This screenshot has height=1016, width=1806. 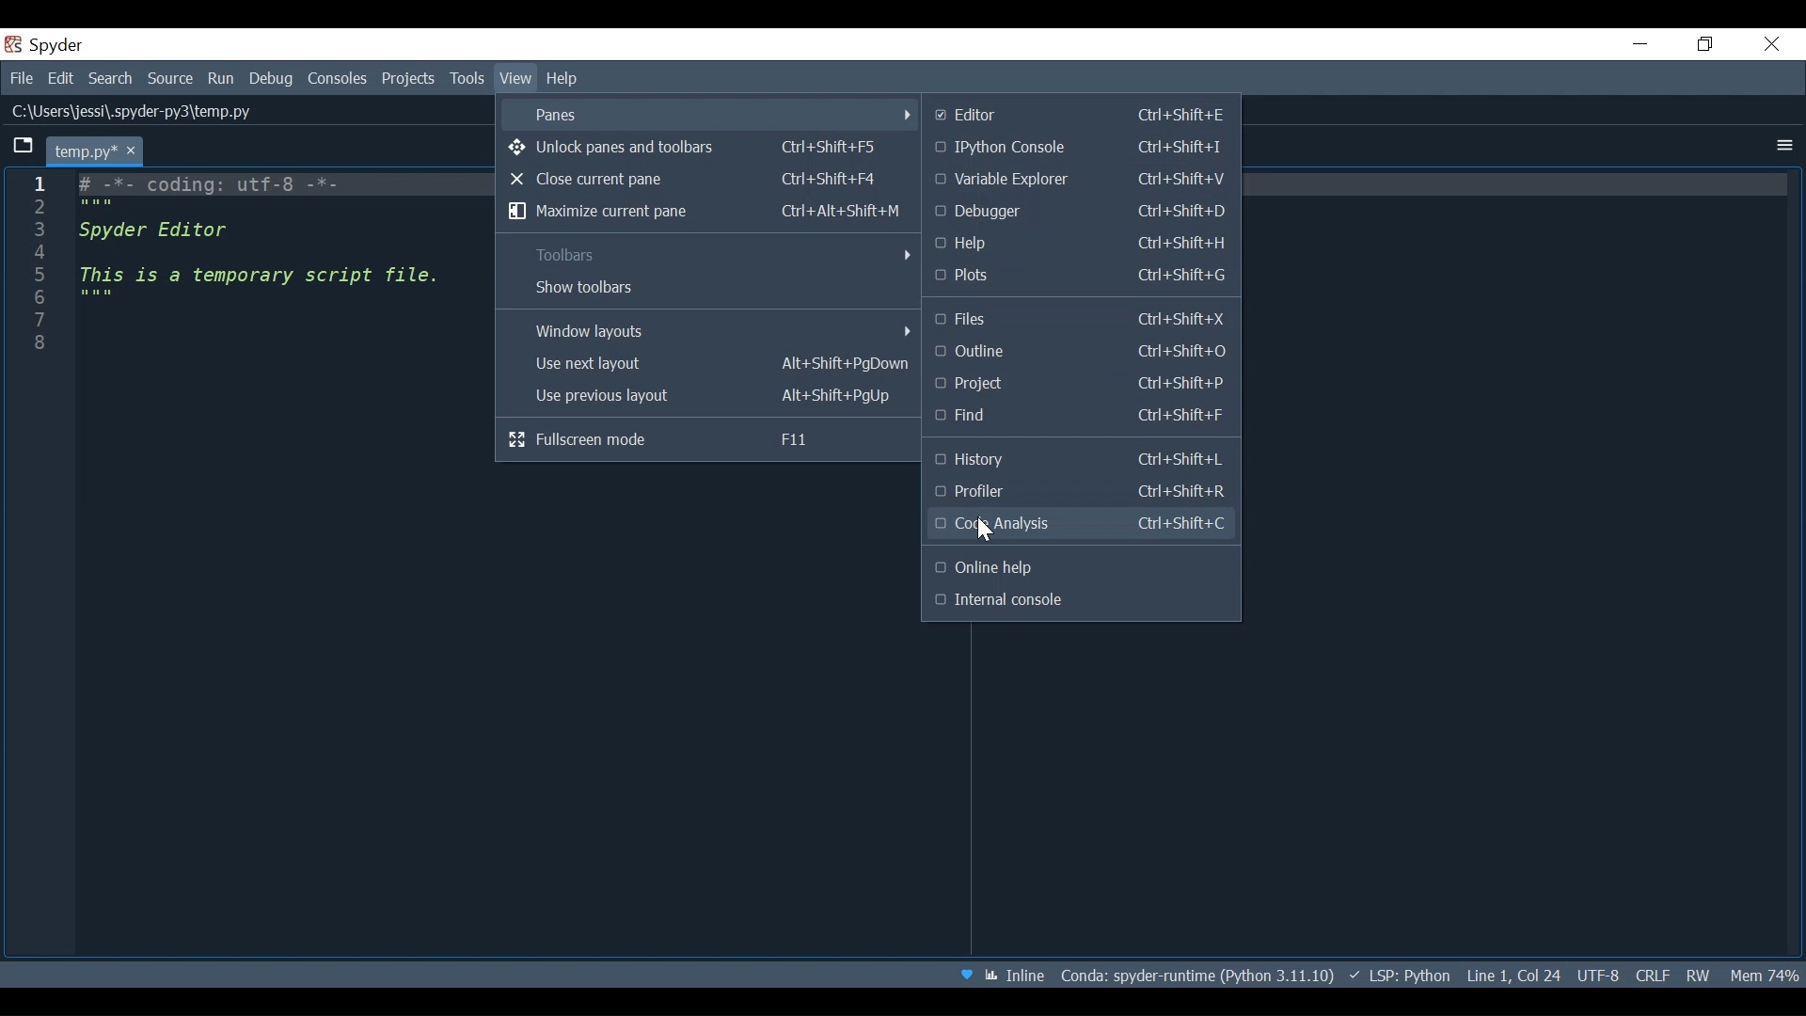 I want to click on Spyder Desktop icon, so click(x=49, y=44).